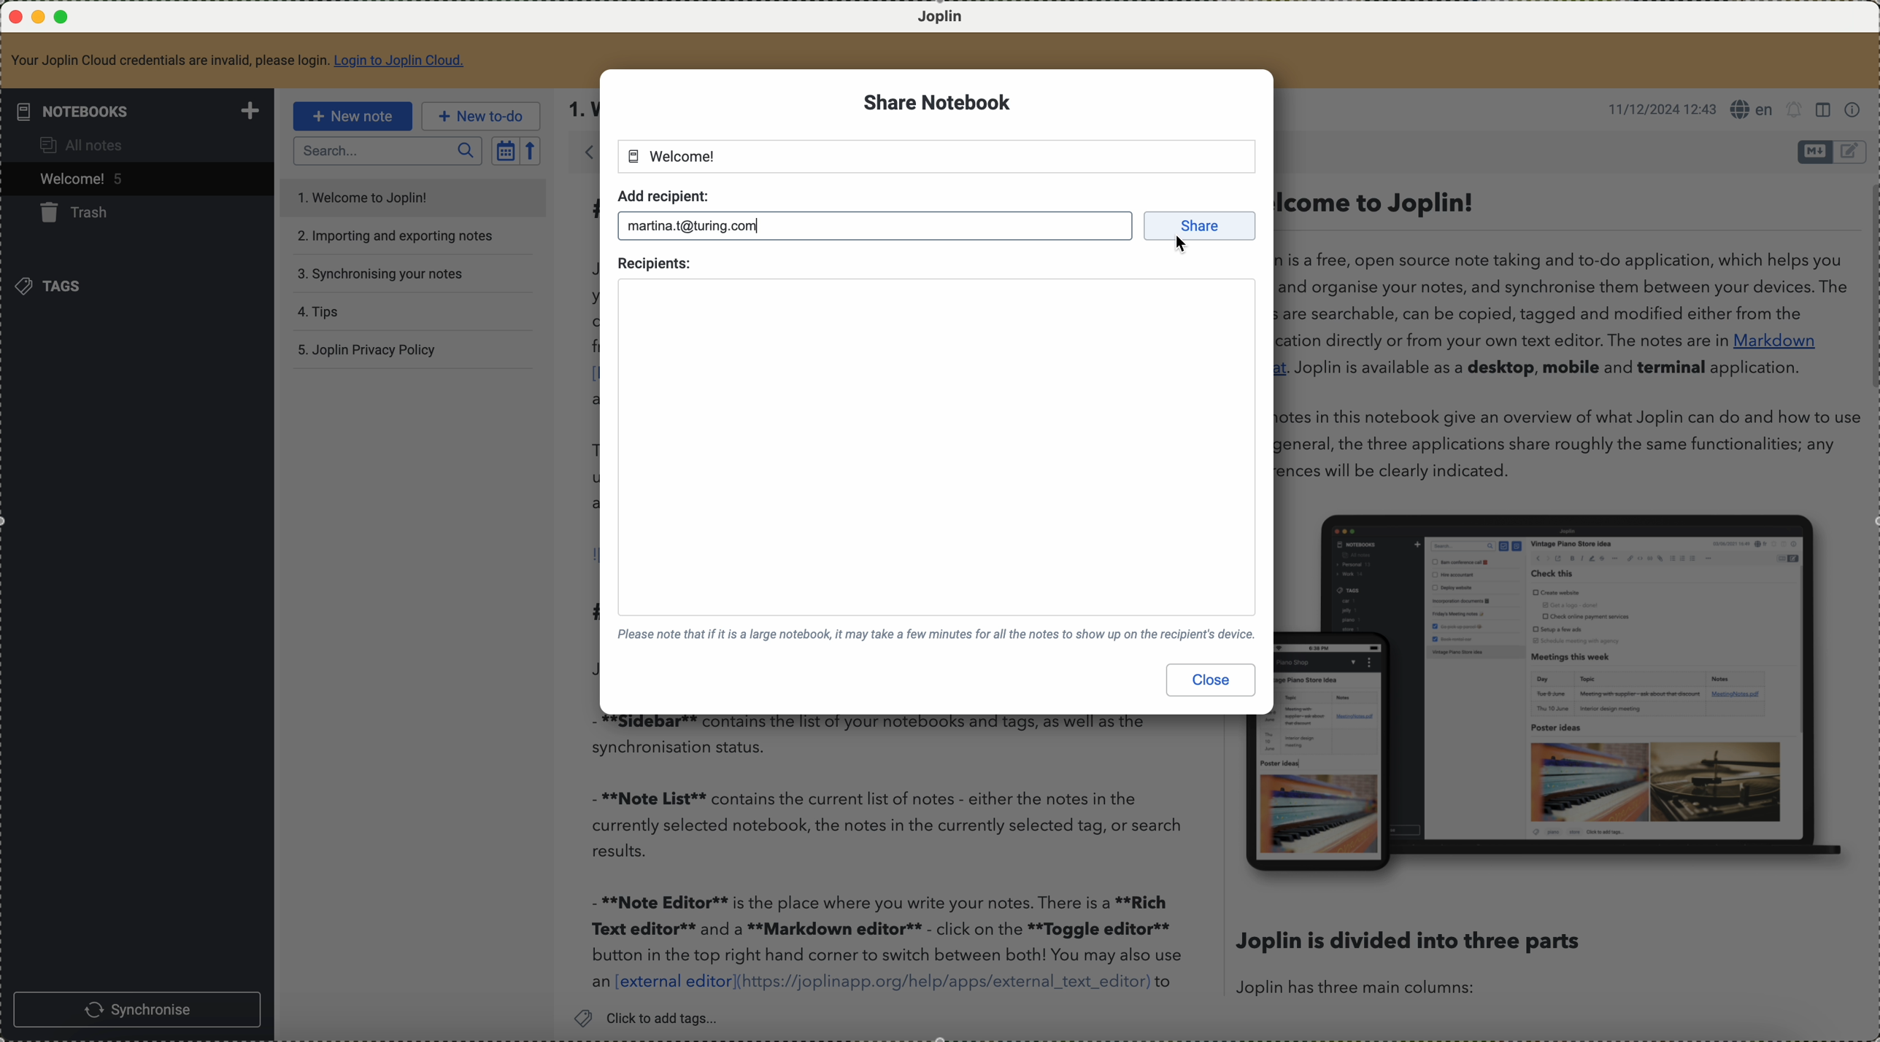  I want to click on all notes, so click(80, 147).